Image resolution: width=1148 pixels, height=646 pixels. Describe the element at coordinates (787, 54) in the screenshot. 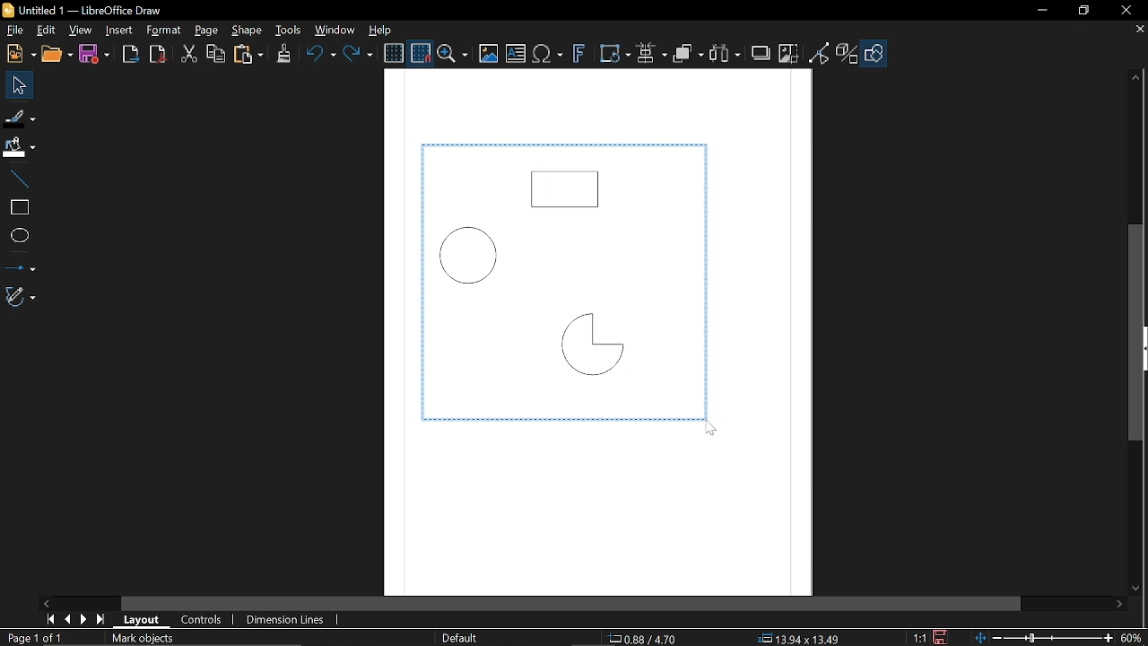

I see `Crop` at that location.